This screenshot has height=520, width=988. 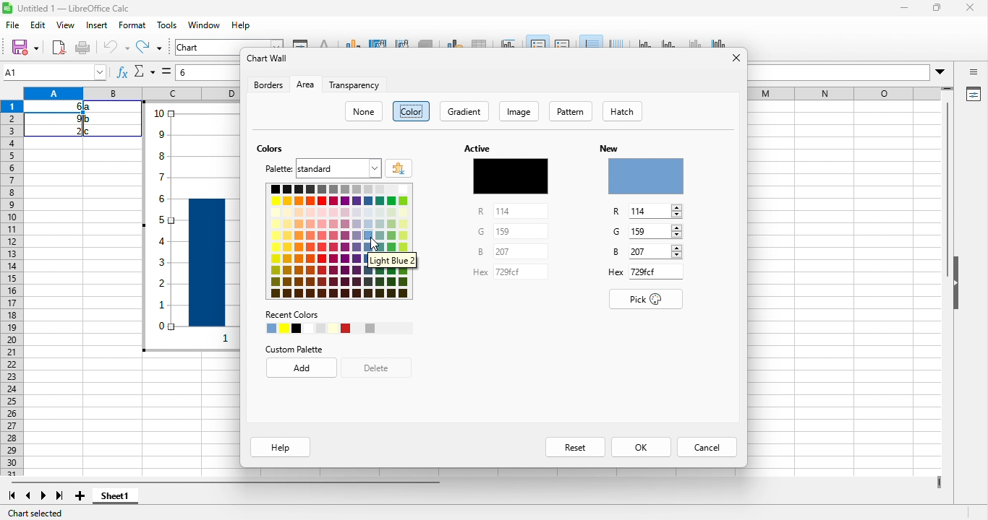 I want to click on 297, so click(x=503, y=251).